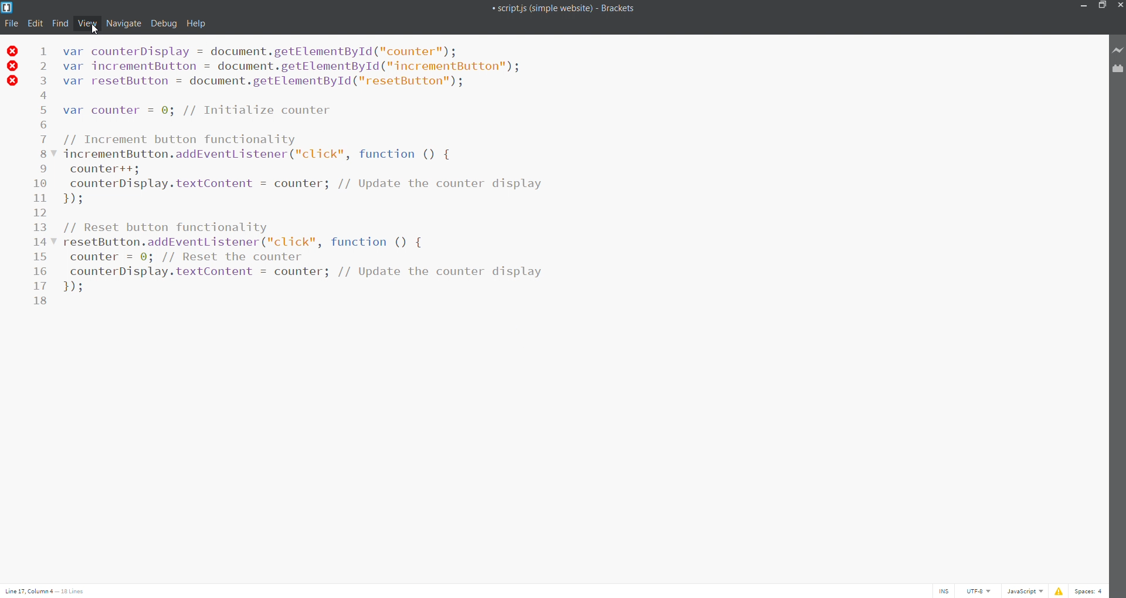 The width and height of the screenshot is (1126, 598). Describe the element at coordinates (124, 23) in the screenshot. I see `navigate` at that location.